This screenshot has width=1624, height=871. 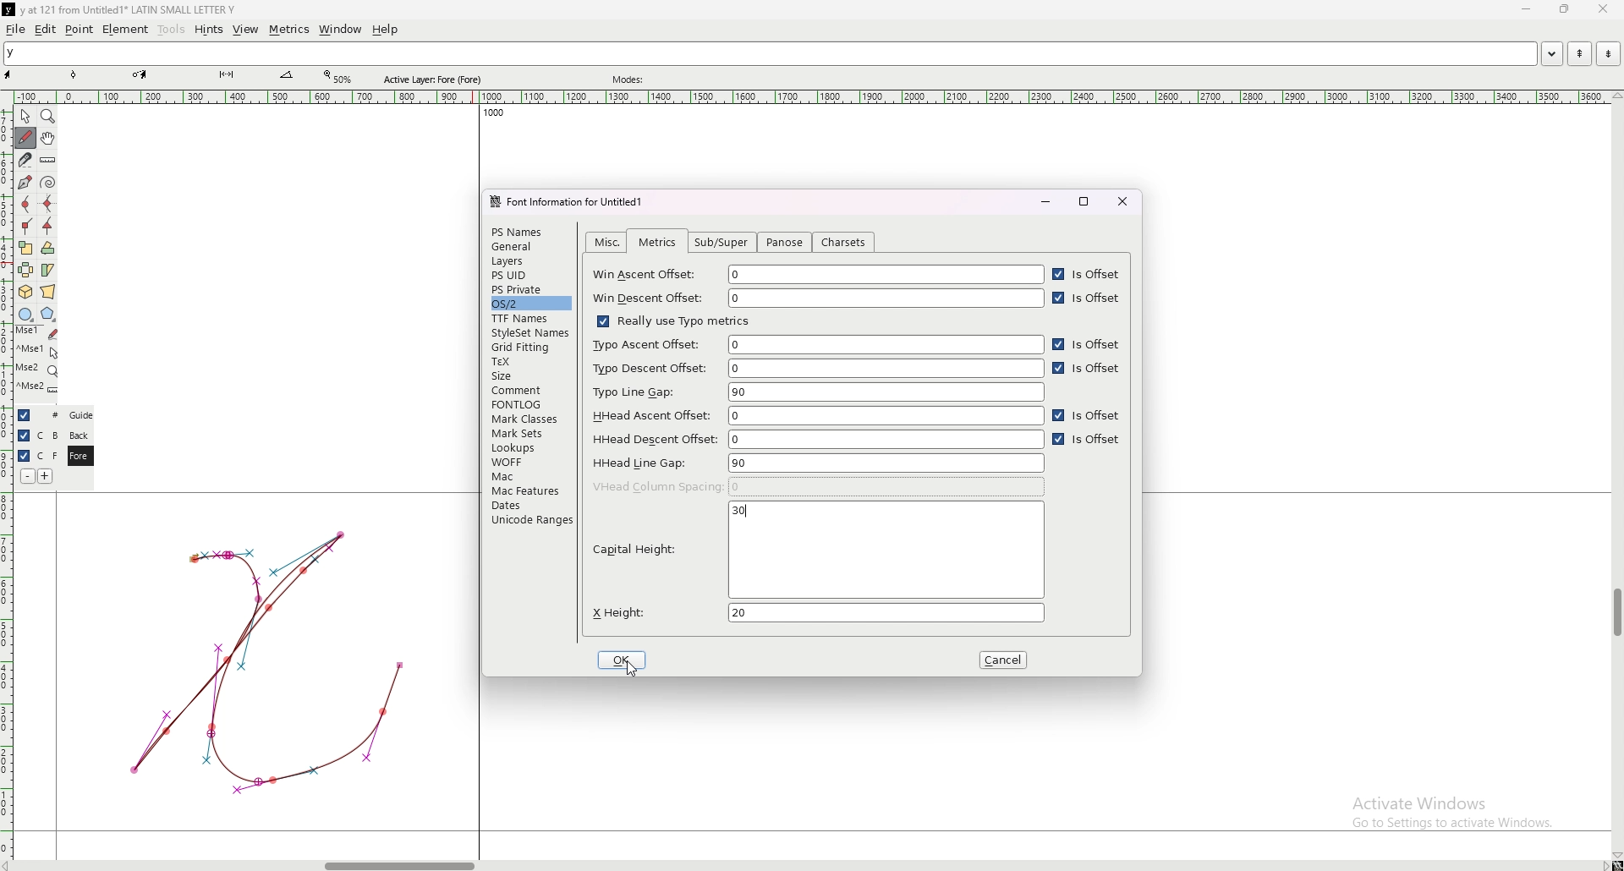 I want to click on open word list, so click(x=1551, y=53).